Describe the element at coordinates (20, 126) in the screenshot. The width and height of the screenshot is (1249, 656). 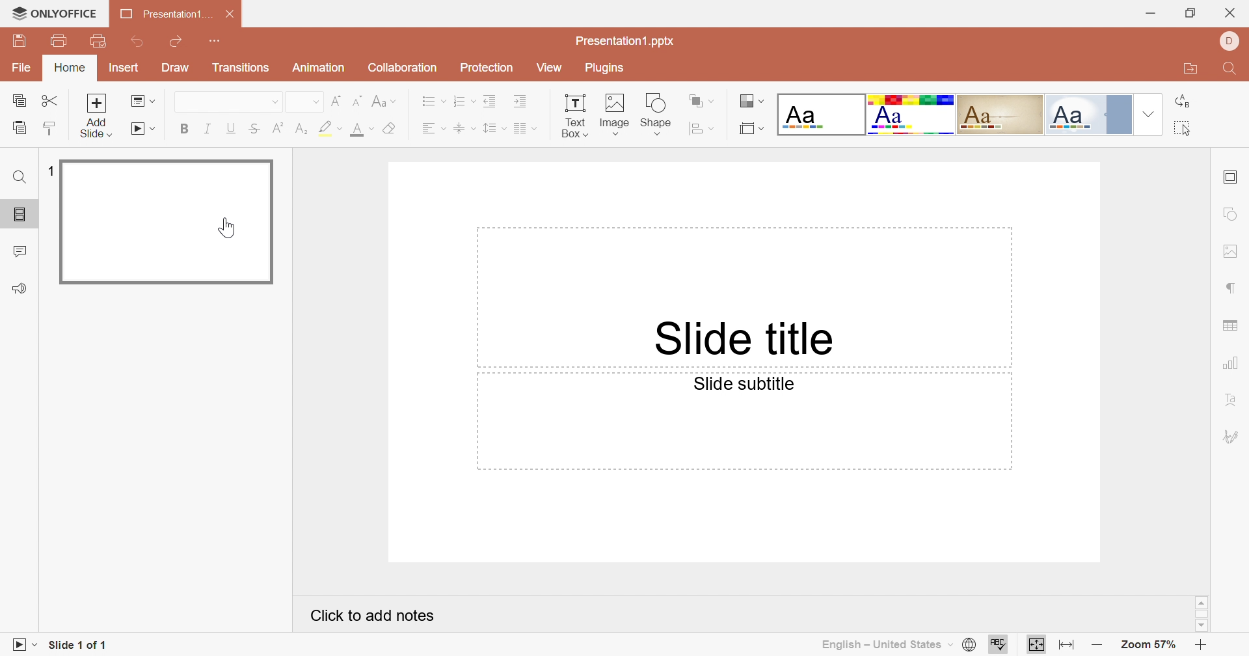
I see `Paste` at that location.